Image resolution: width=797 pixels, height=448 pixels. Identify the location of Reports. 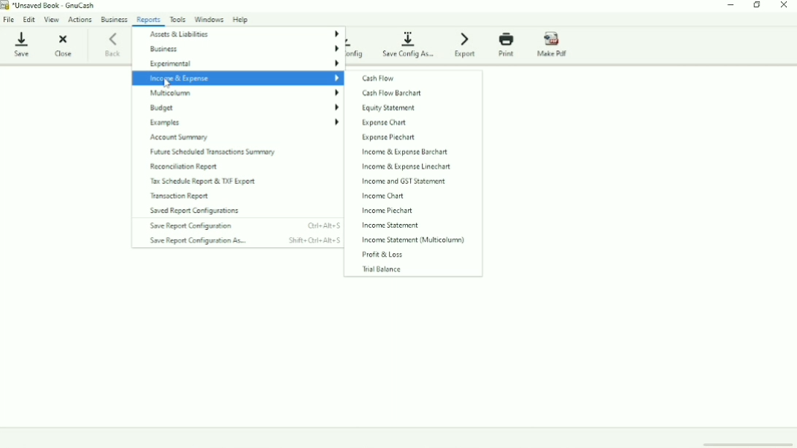
(149, 20).